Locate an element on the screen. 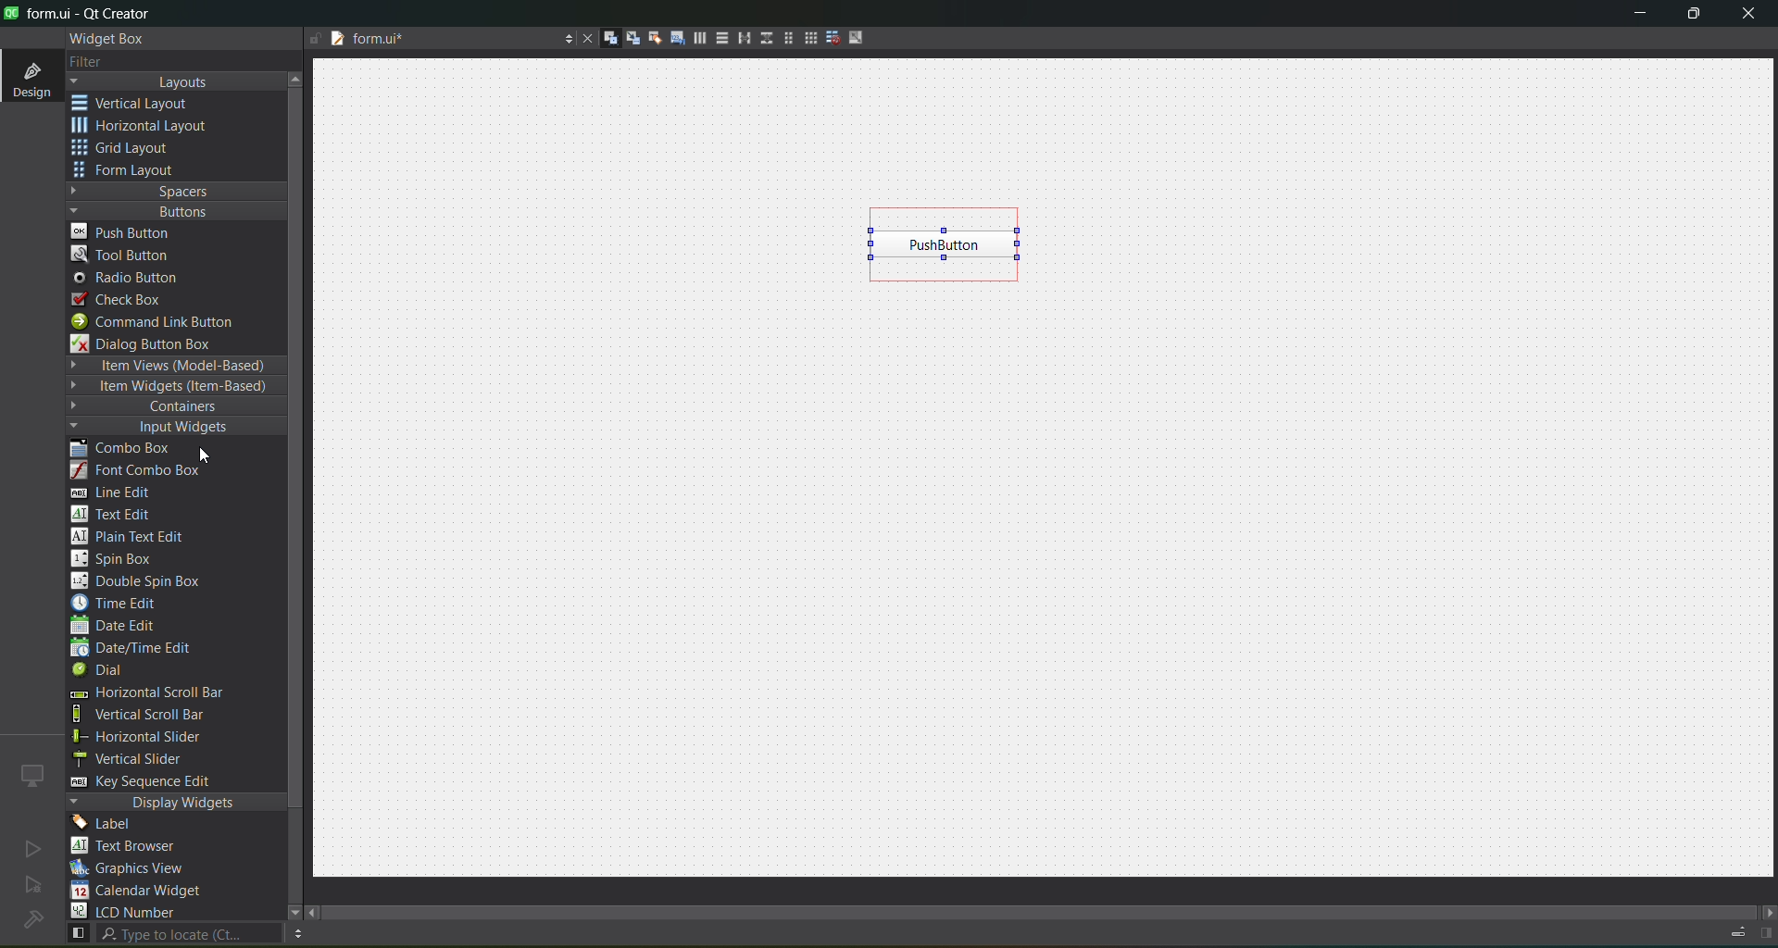  tab name is located at coordinates (439, 40).